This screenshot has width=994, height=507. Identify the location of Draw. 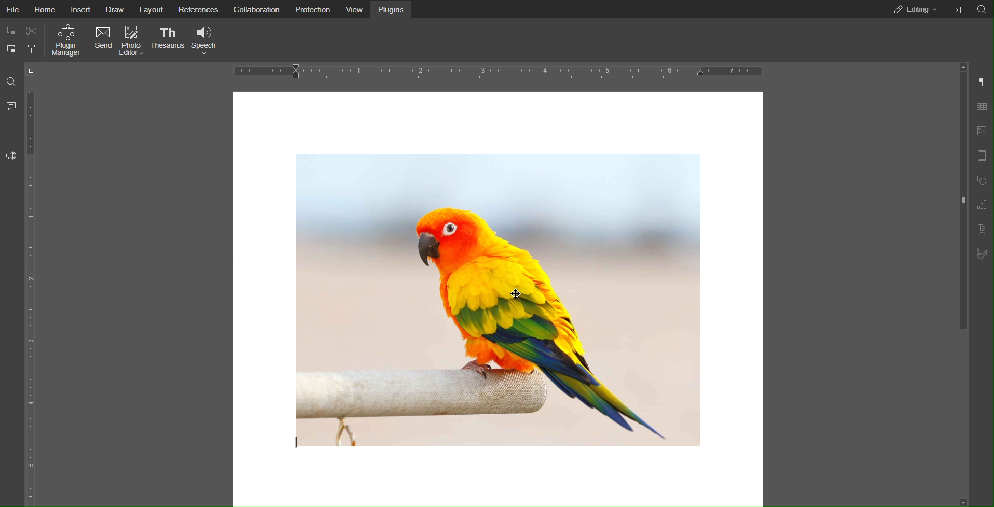
(116, 8).